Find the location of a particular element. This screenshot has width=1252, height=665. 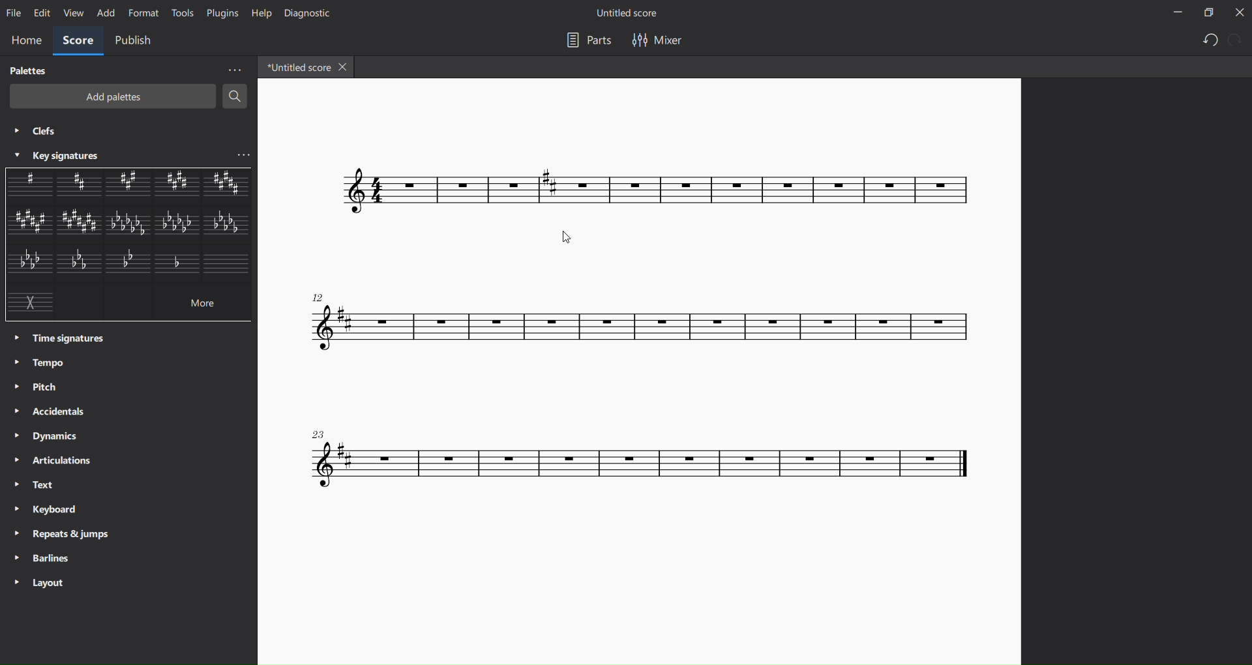

articulations is located at coordinates (58, 461).